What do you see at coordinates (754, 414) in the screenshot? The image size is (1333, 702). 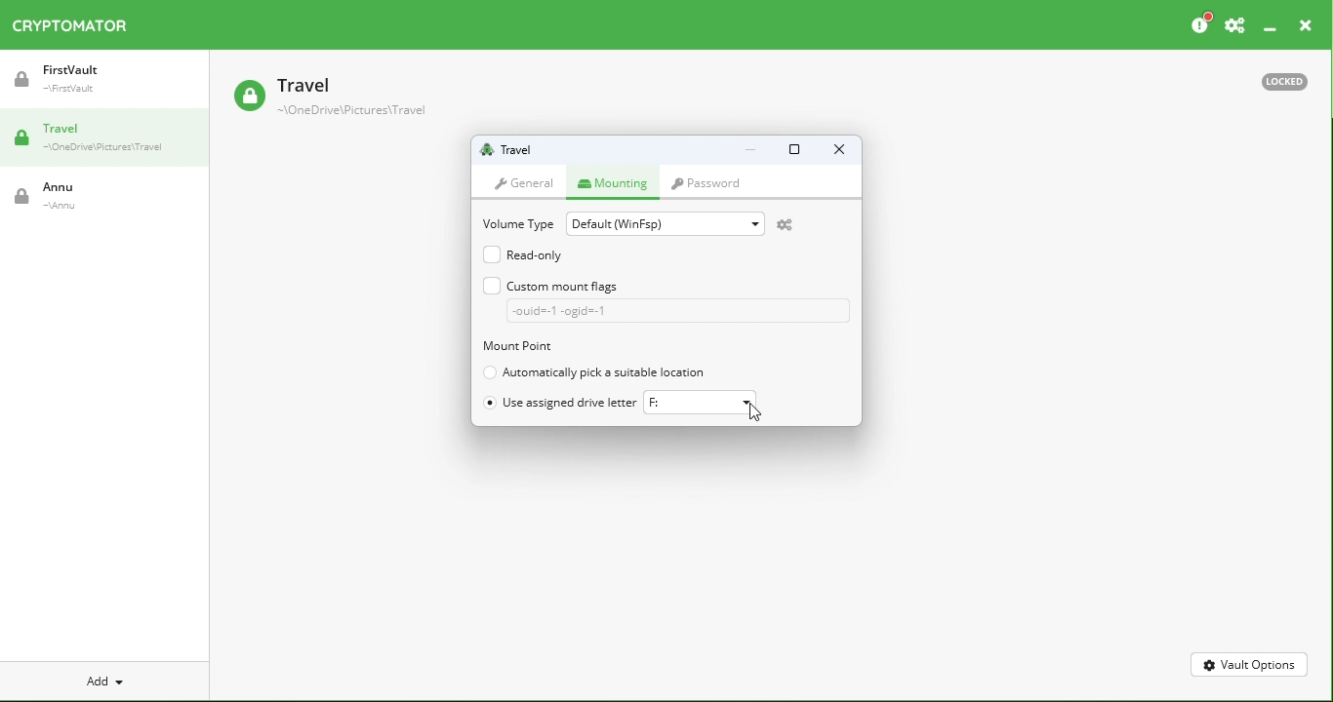 I see `cursor` at bounding box center [754, 414].